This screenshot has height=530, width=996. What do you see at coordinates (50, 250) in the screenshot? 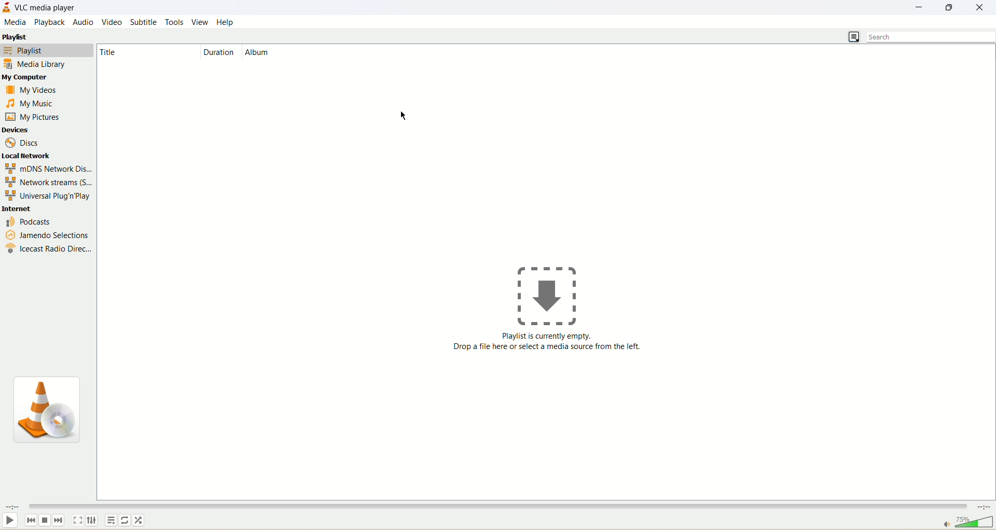
I see `icecast radio` at bounding box center [50, 250].